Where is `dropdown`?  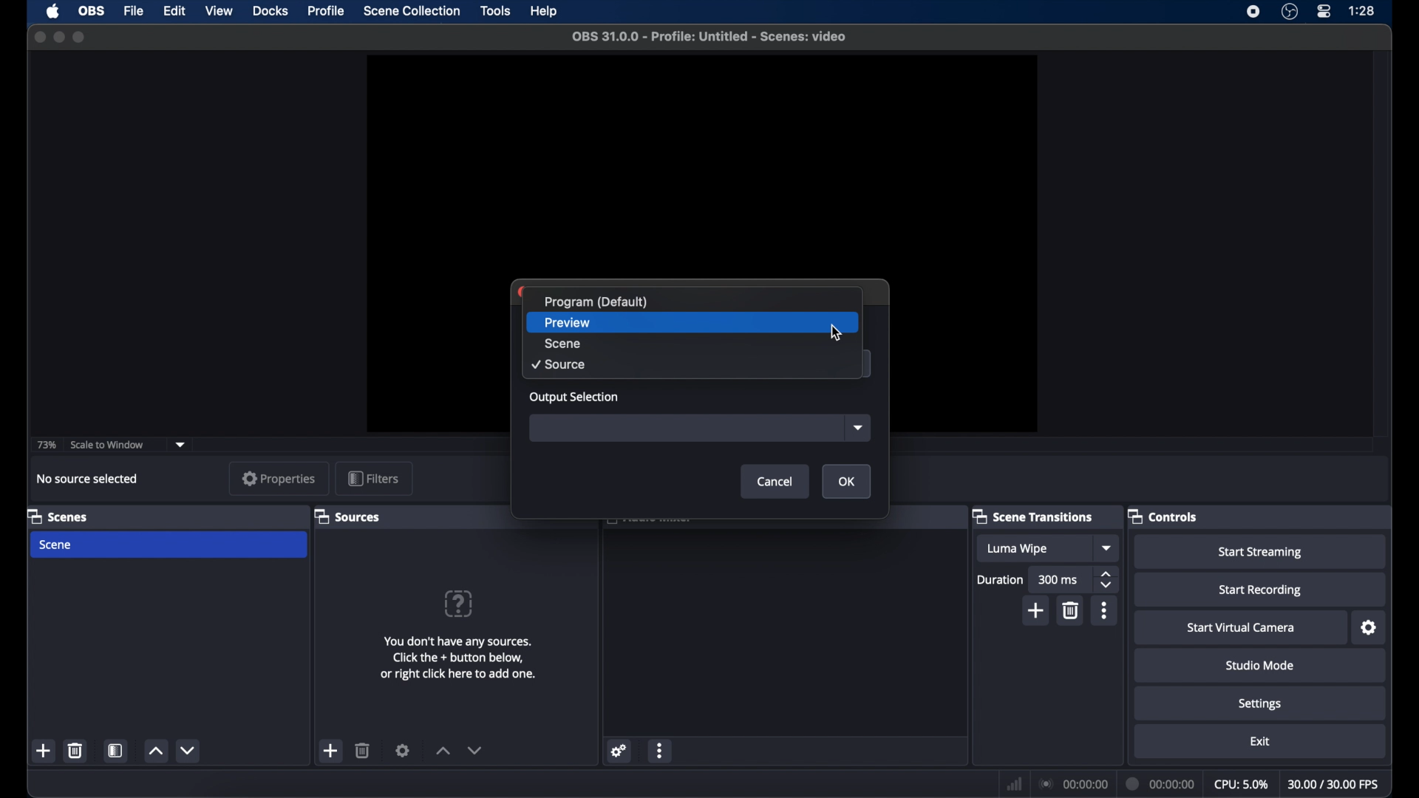
dropdown is located at coordinates (857, 429).